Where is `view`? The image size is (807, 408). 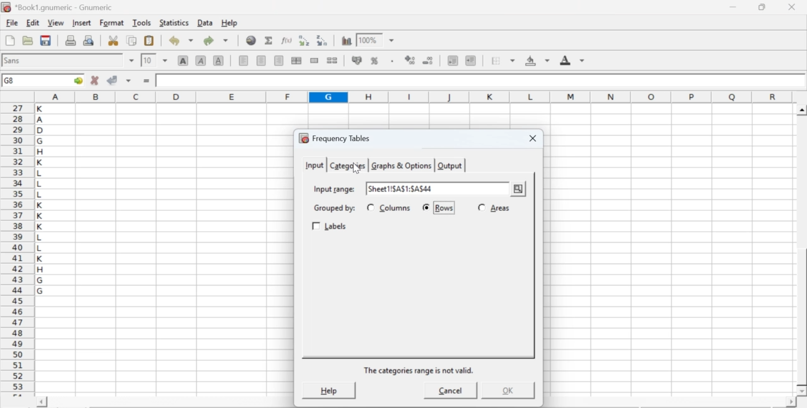
view is located at coordinates (55, 22).